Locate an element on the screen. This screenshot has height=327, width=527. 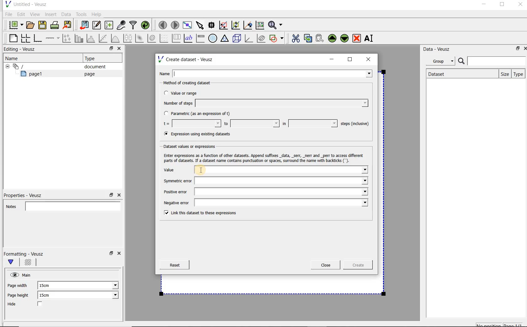
page1 is located at coordinates (34, 75).